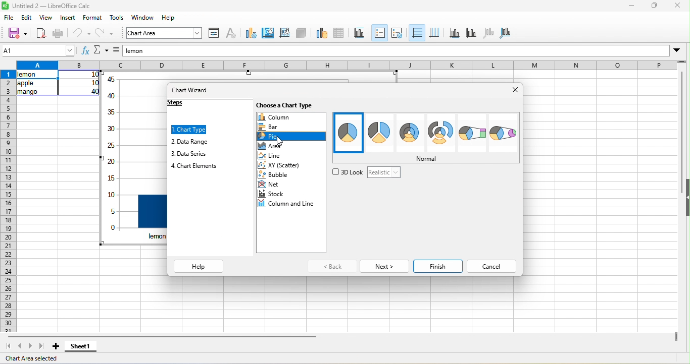  What do you see at coordinates (233, 32) in the screenshot?
I see `character` at bounding box center [233, 32].